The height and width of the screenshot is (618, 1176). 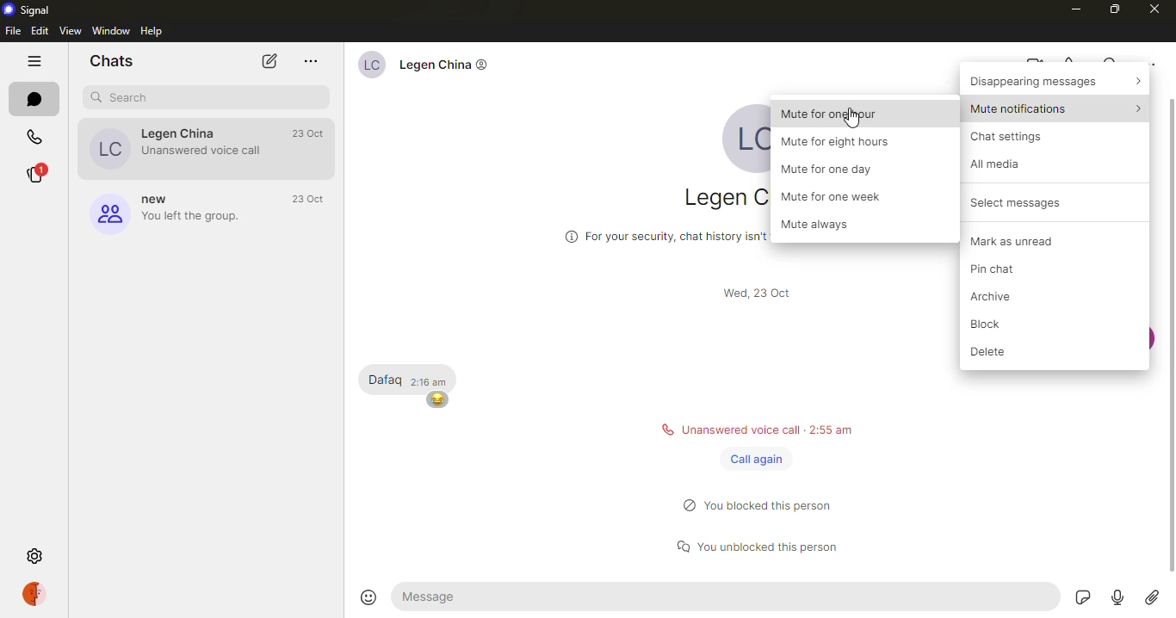 I want to click on time, so click(x=432, y=381).